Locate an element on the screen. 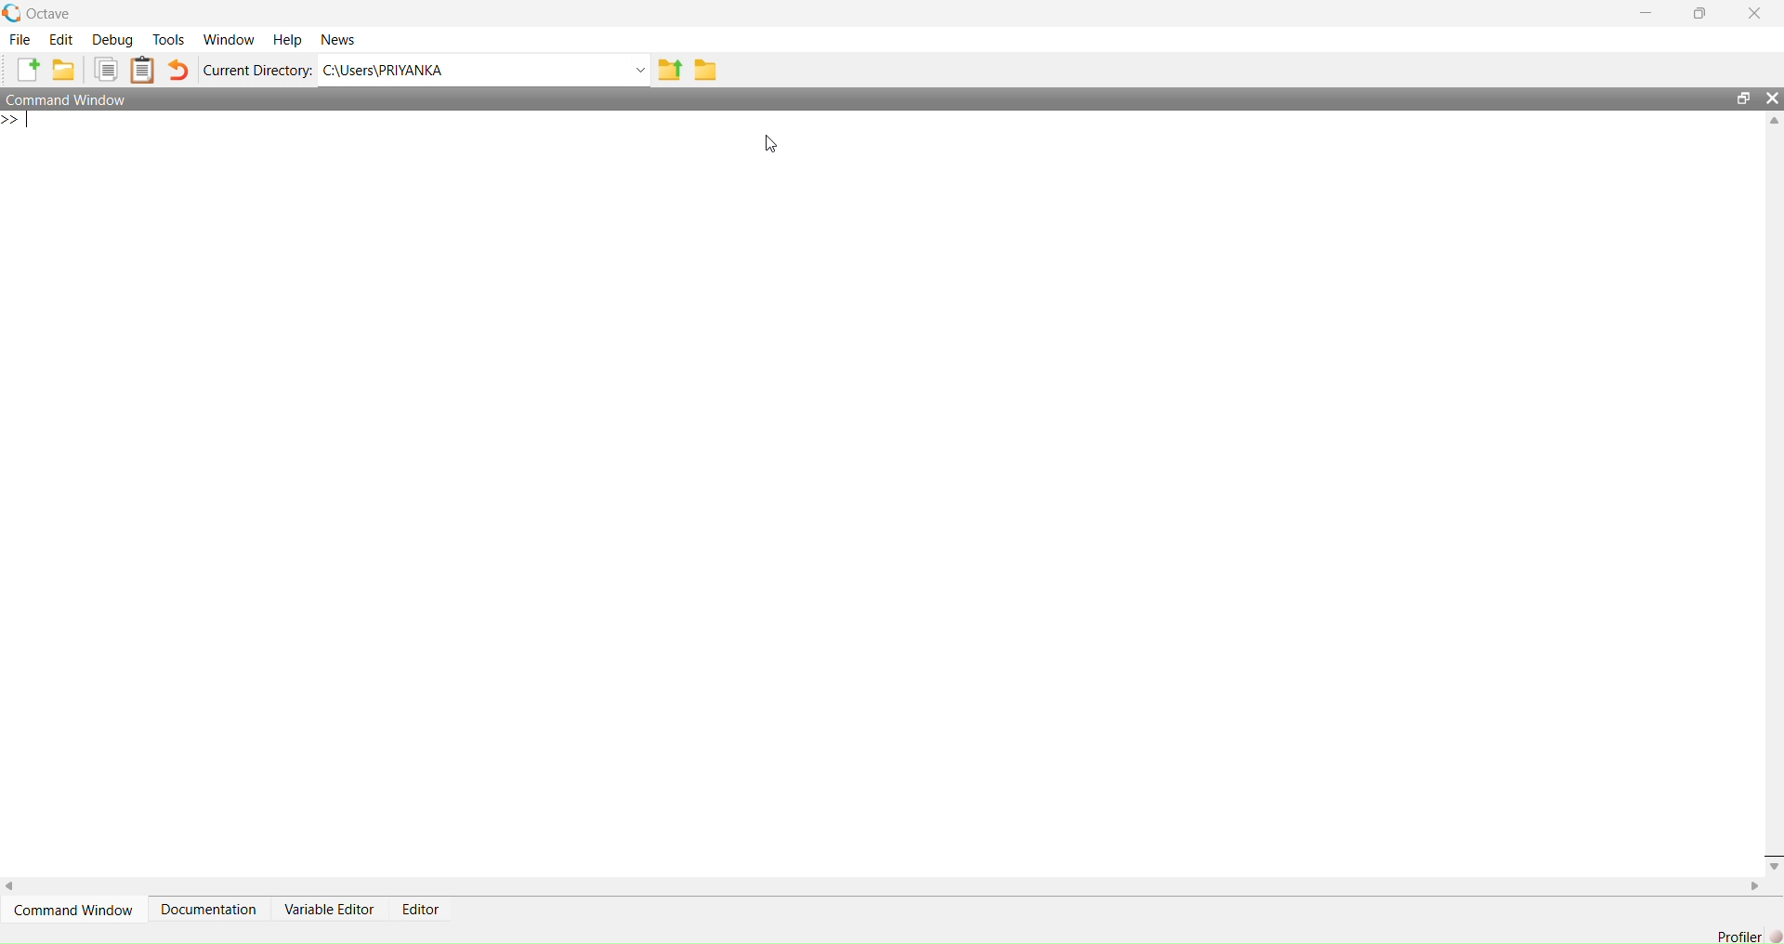  Command Window is located at coordinates (847, 98).